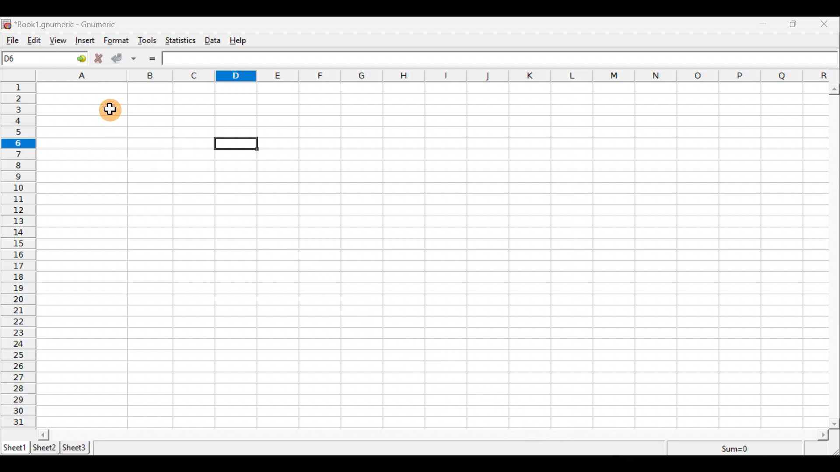 This screenshot has width=840, height=472. What do you see at coordinates (147, 41) in the screenshot?
I see `Tools` at bounding box center [147, 41].